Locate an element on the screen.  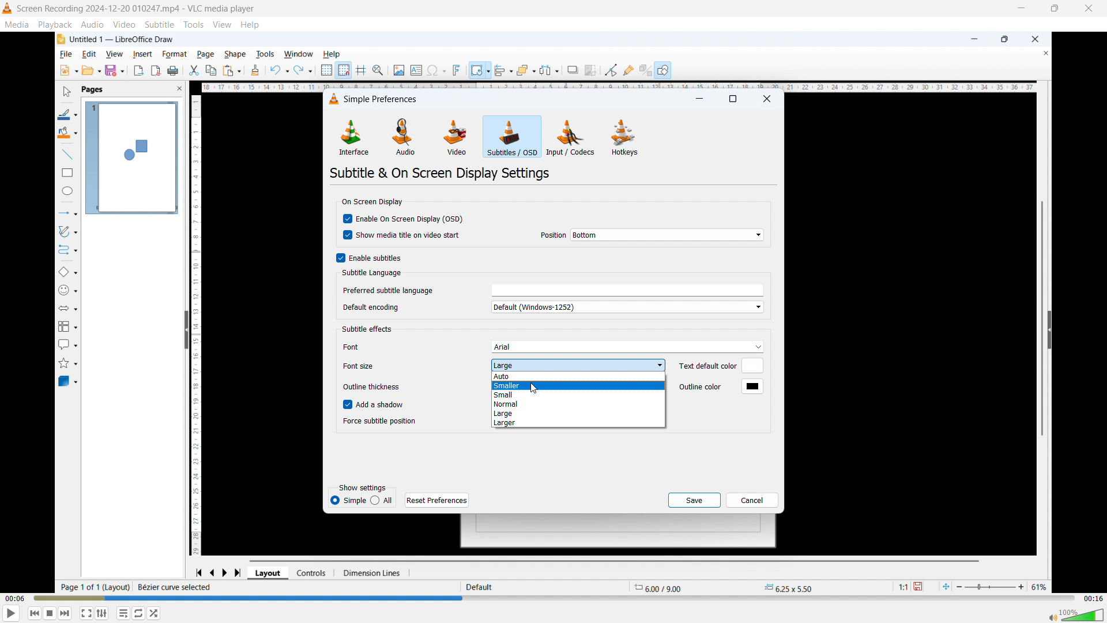
Maximise  is located at coordinates (1055, 9).